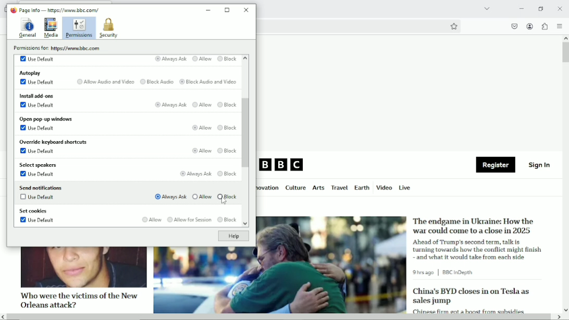  What do you see at coordinates (170, 59) in the screenshot?
I see `Always ask` at bounding box center [170, 59].